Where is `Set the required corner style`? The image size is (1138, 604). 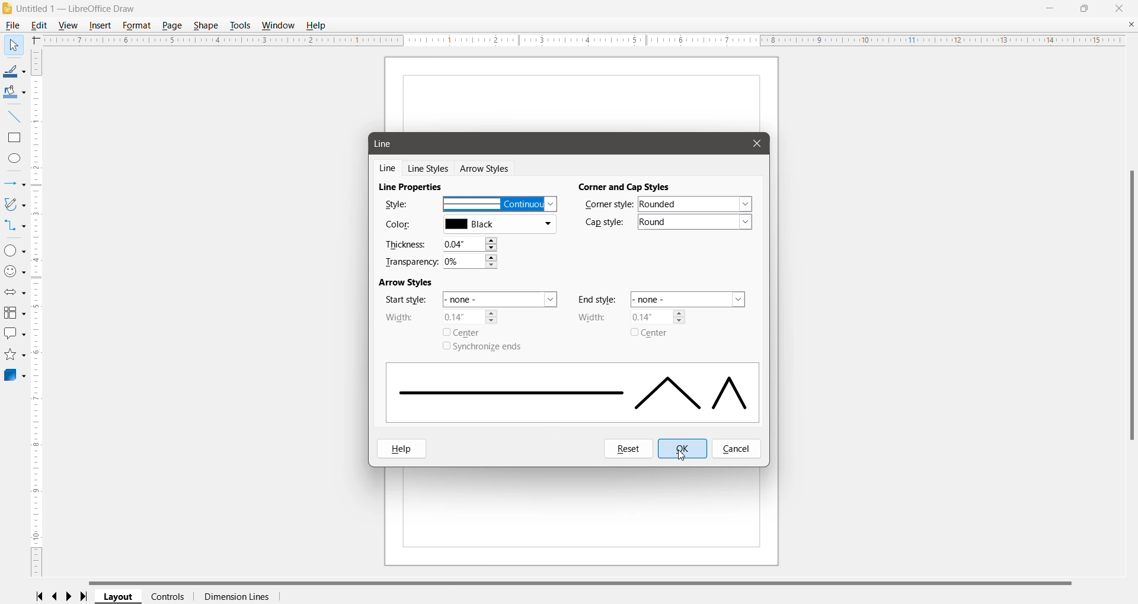
Set the required corner style is located at coordinates (695, 205).